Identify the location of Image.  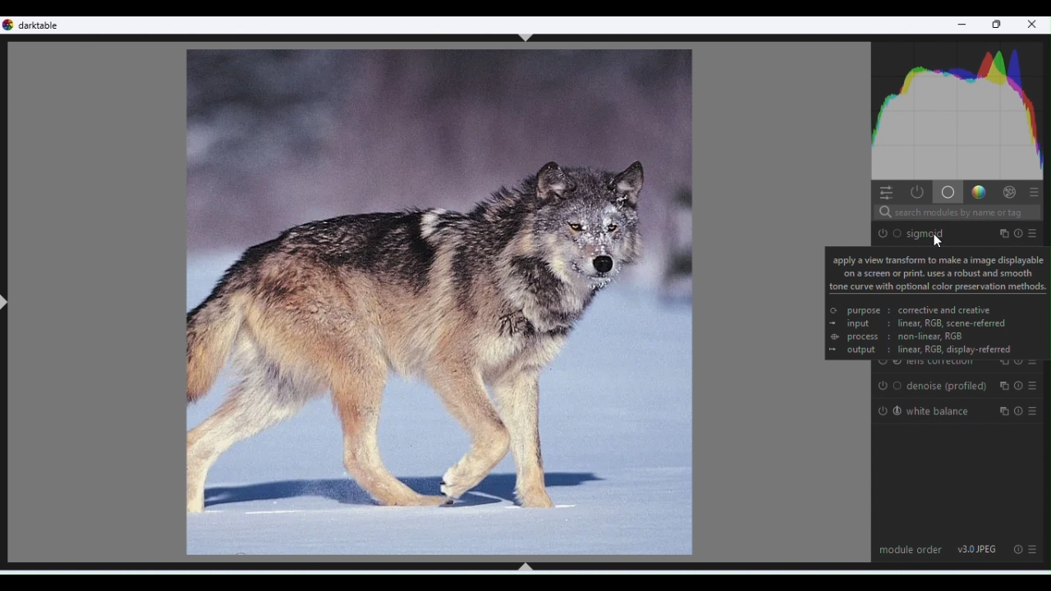
(436, 302).